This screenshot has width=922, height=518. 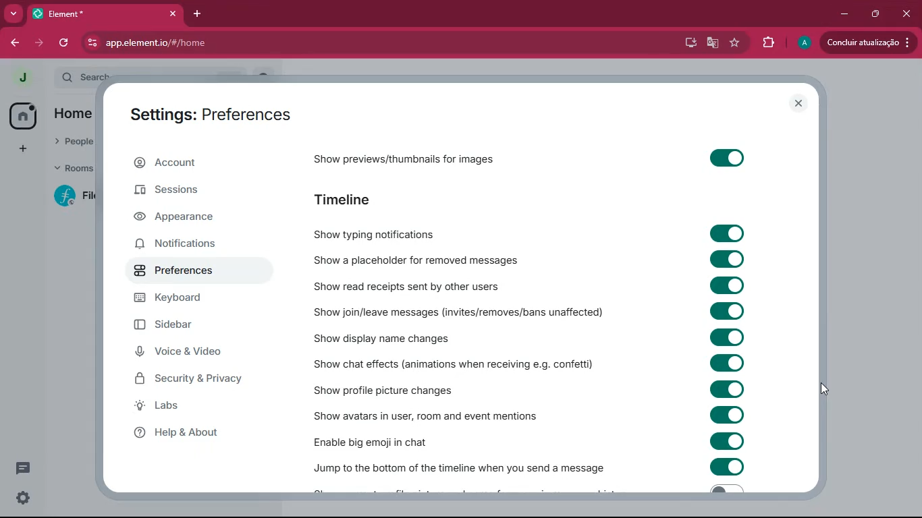 I want to click on add, so click(x=24, y=148).